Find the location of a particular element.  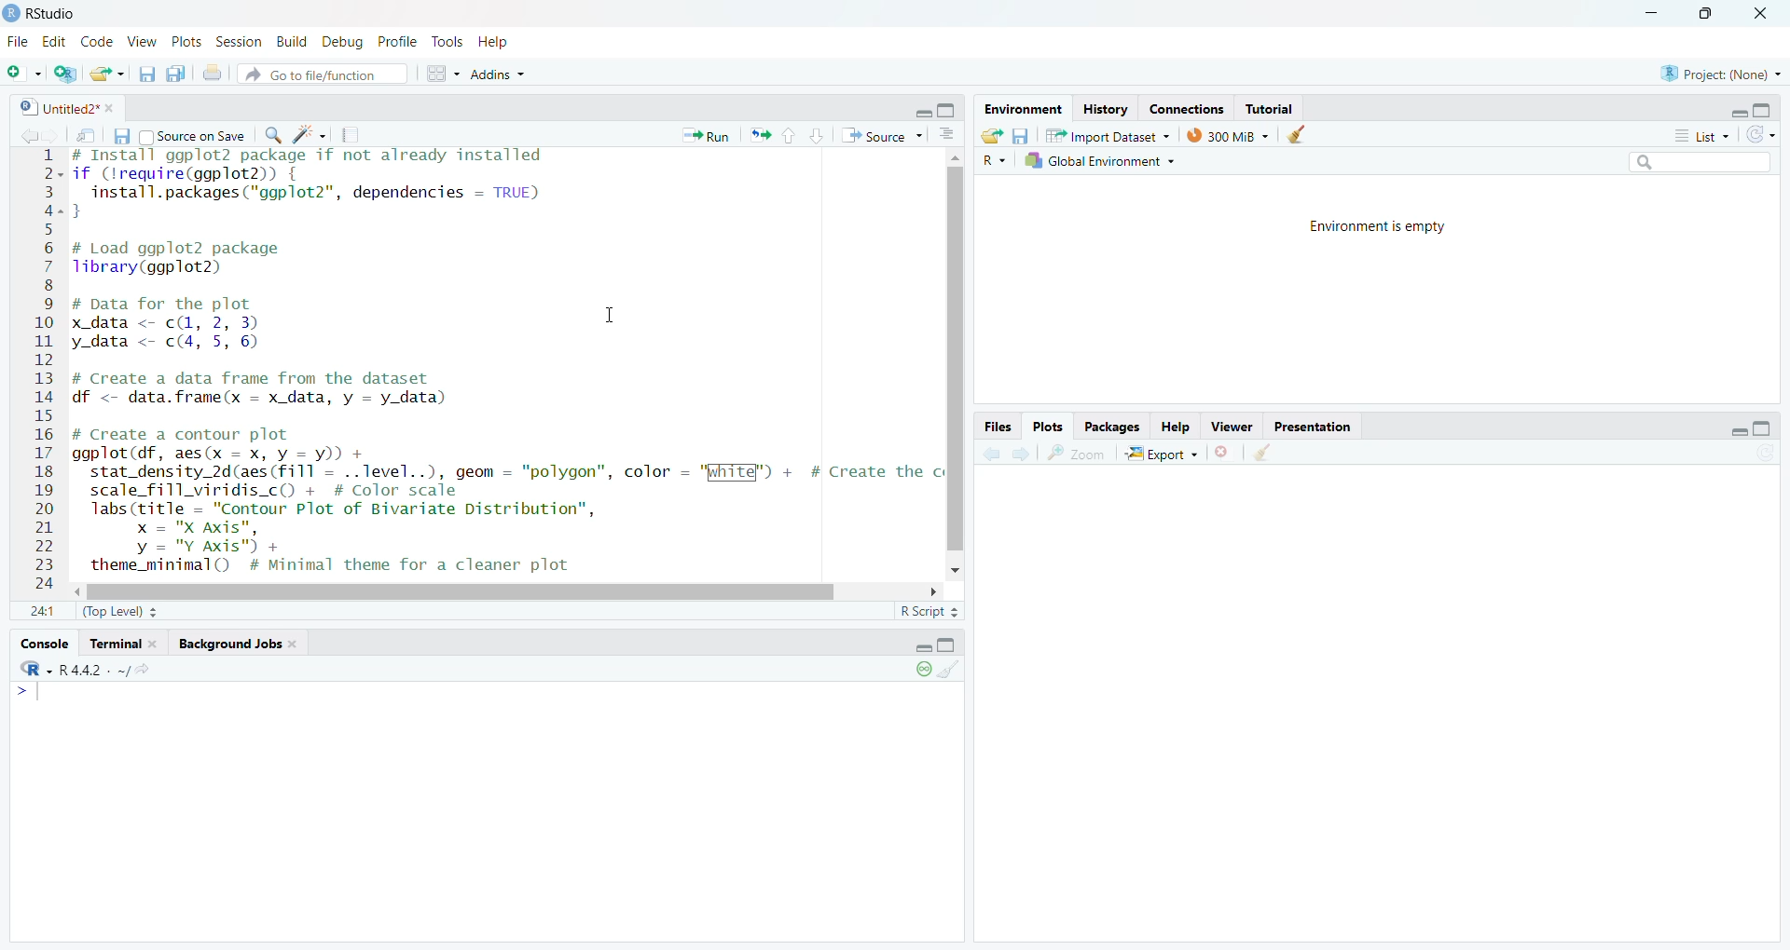

Files is located at coordinates (998, 428).